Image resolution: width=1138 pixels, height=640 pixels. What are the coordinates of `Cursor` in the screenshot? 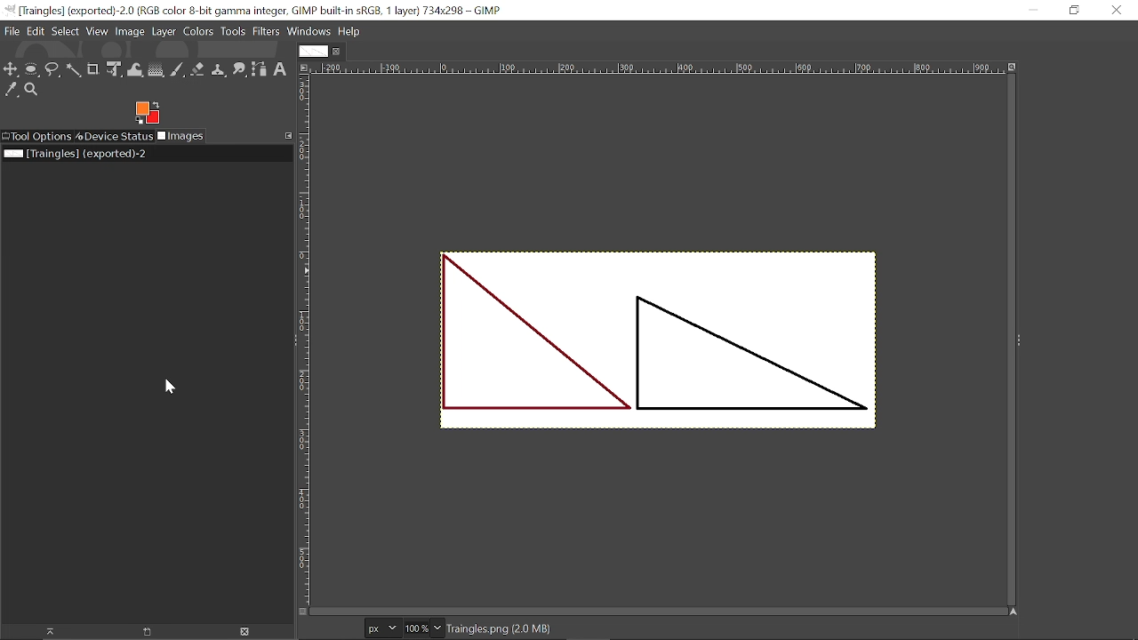 It's located at (170, 388).